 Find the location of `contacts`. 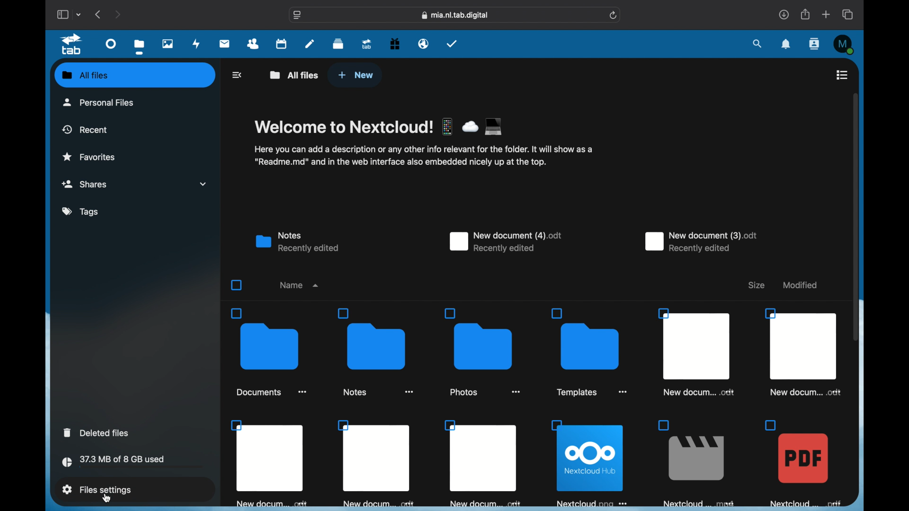

contacts is located at coordinates (814, 44).